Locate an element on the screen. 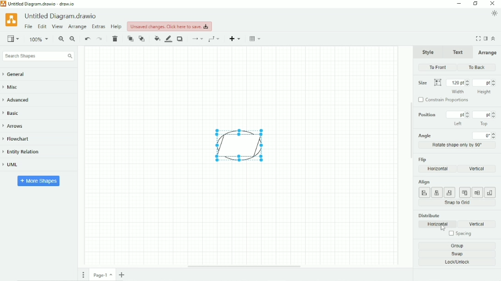 Image resolution: width=501 pixels, height=281 pixels. Pages is located at coordinates (83, 275).